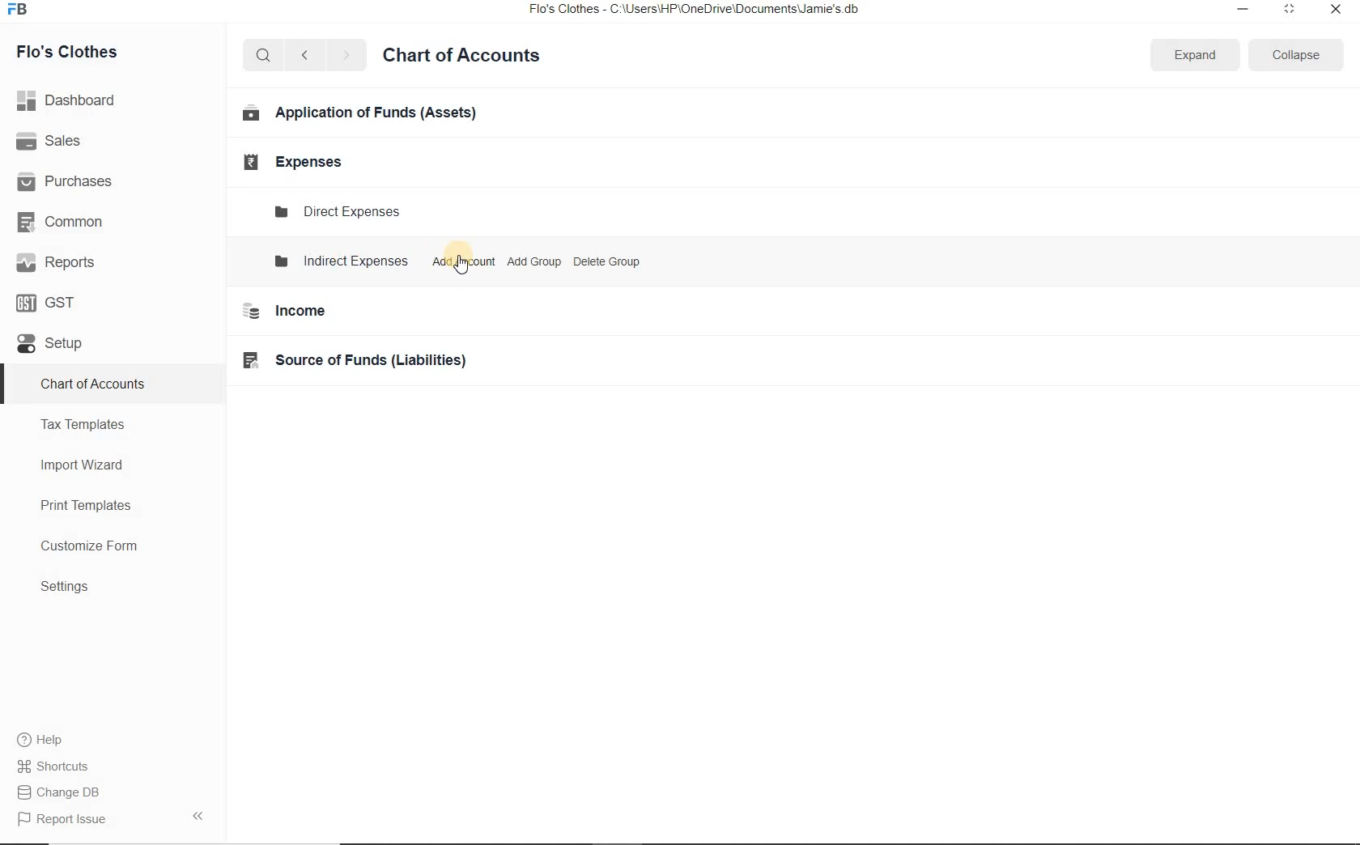 This screenshot has height=845, width=1360. I want to click on Shortcuts, so click(67, 766).